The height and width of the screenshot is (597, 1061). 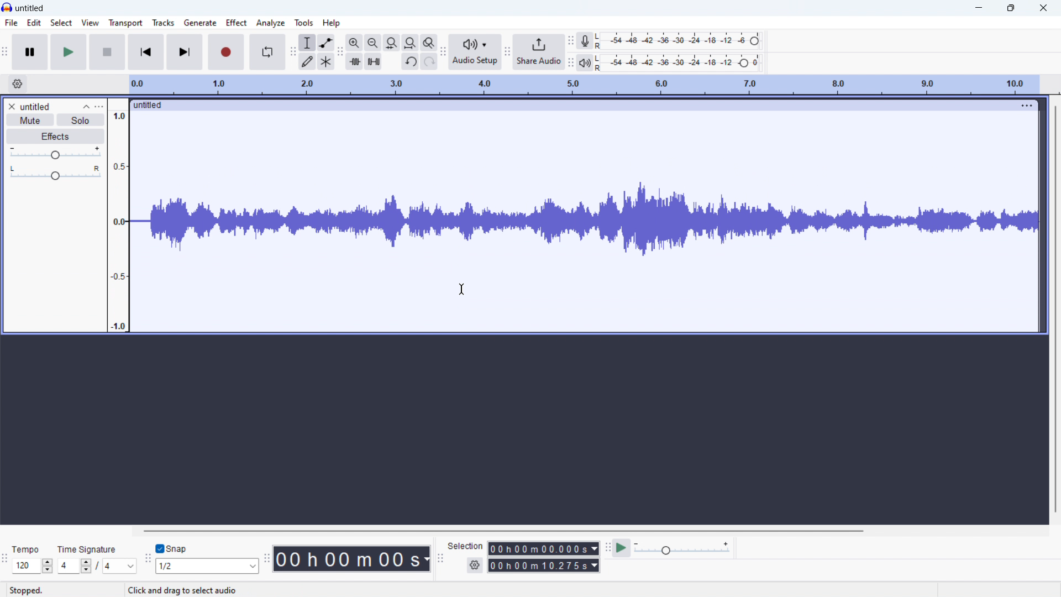 I want to click on file, so click(x=12, y=23).